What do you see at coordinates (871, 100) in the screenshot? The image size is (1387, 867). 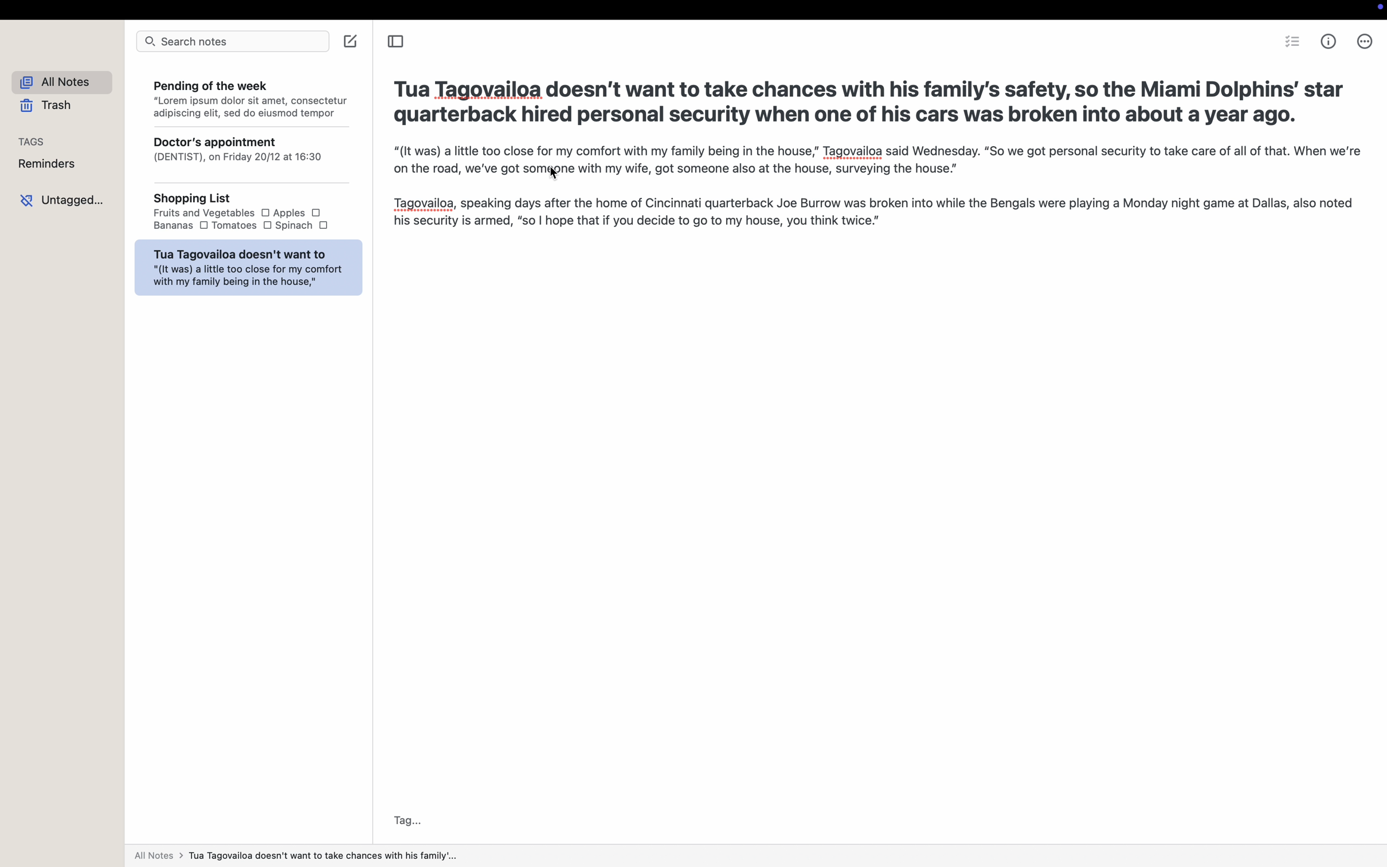 I see `Tua Tagovailoa doesn’t want to take chances with his family's safety, so the Miami Dolphins’ star
quarterback hired personal security when one of his cars was broken into about a year ago.` at bounding box center [871, 100].